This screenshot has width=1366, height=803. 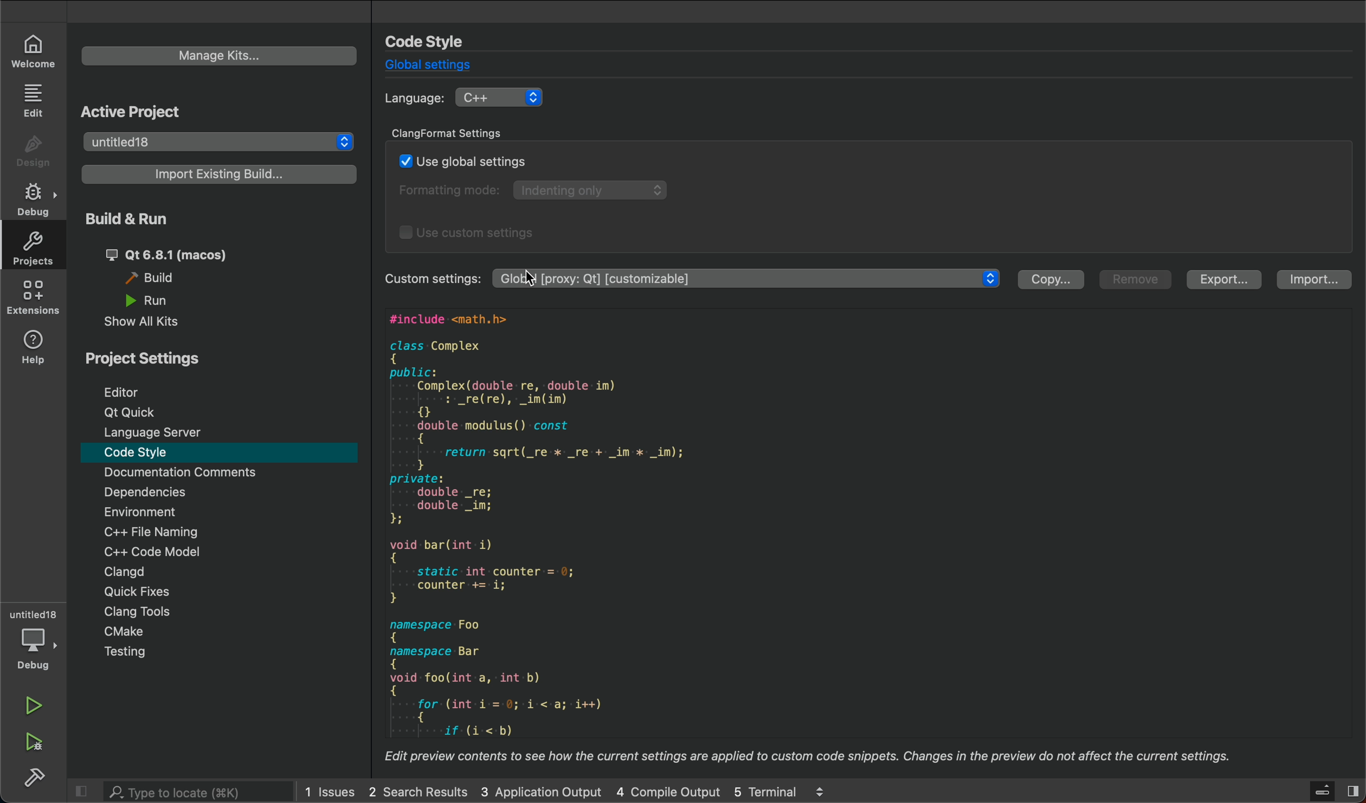 I want to click on Environment , so click(x=172, y=513).